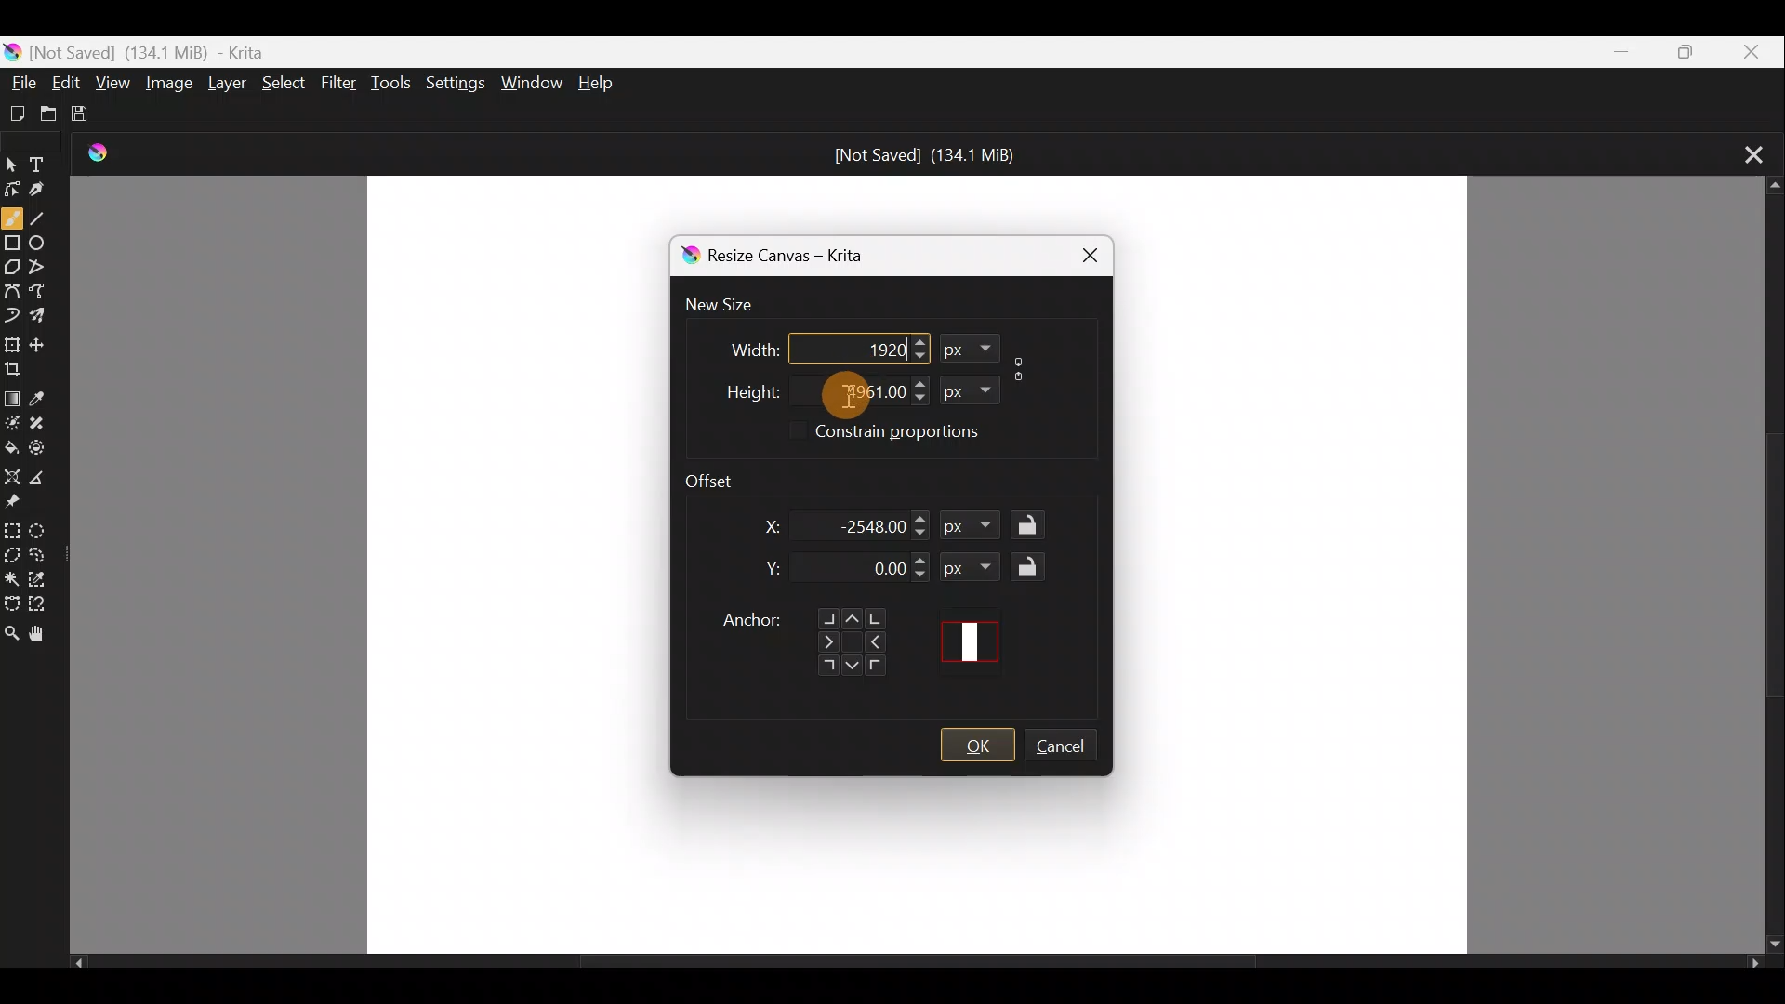  What do you see at coordinates (46, 605) in the screenshot?
I see `Magnetic curve selection tool` at bounding box center [46, 605].